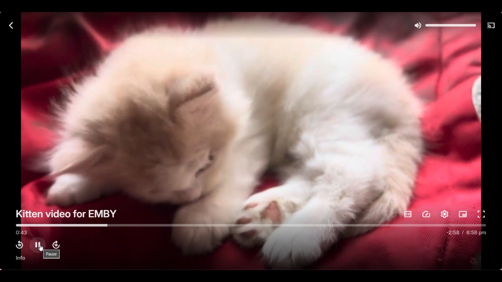  I want to click on Description of current icon, so click(52, 255).